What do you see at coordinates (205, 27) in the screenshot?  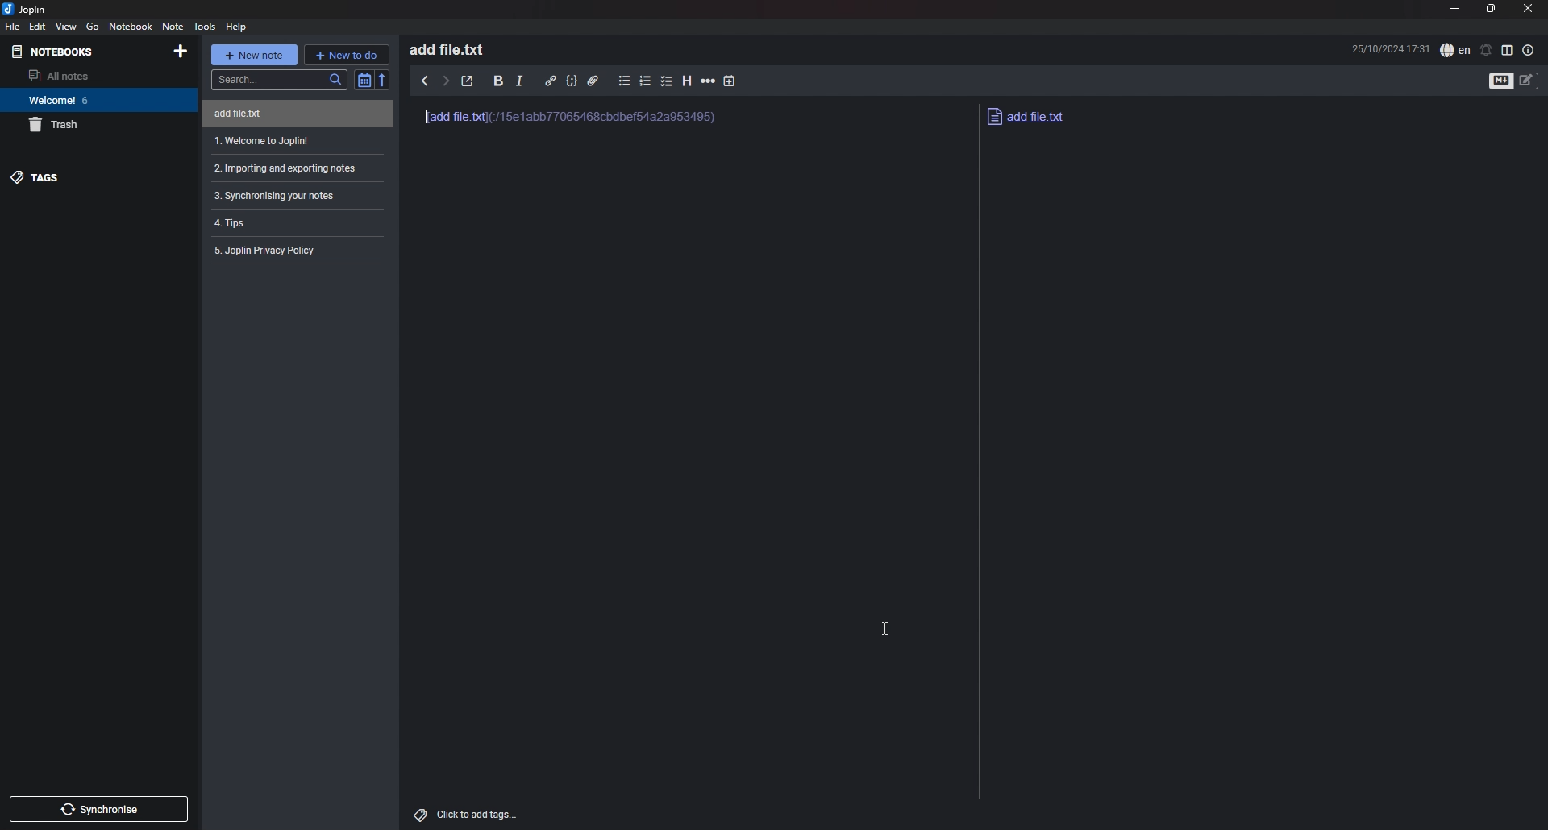 I see `tools` at bounding box center [205, 27].